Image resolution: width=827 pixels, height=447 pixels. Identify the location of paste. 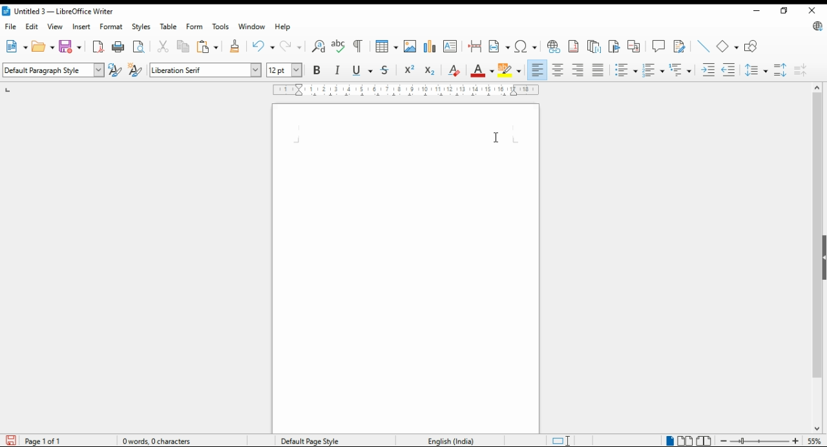
(208, 47).